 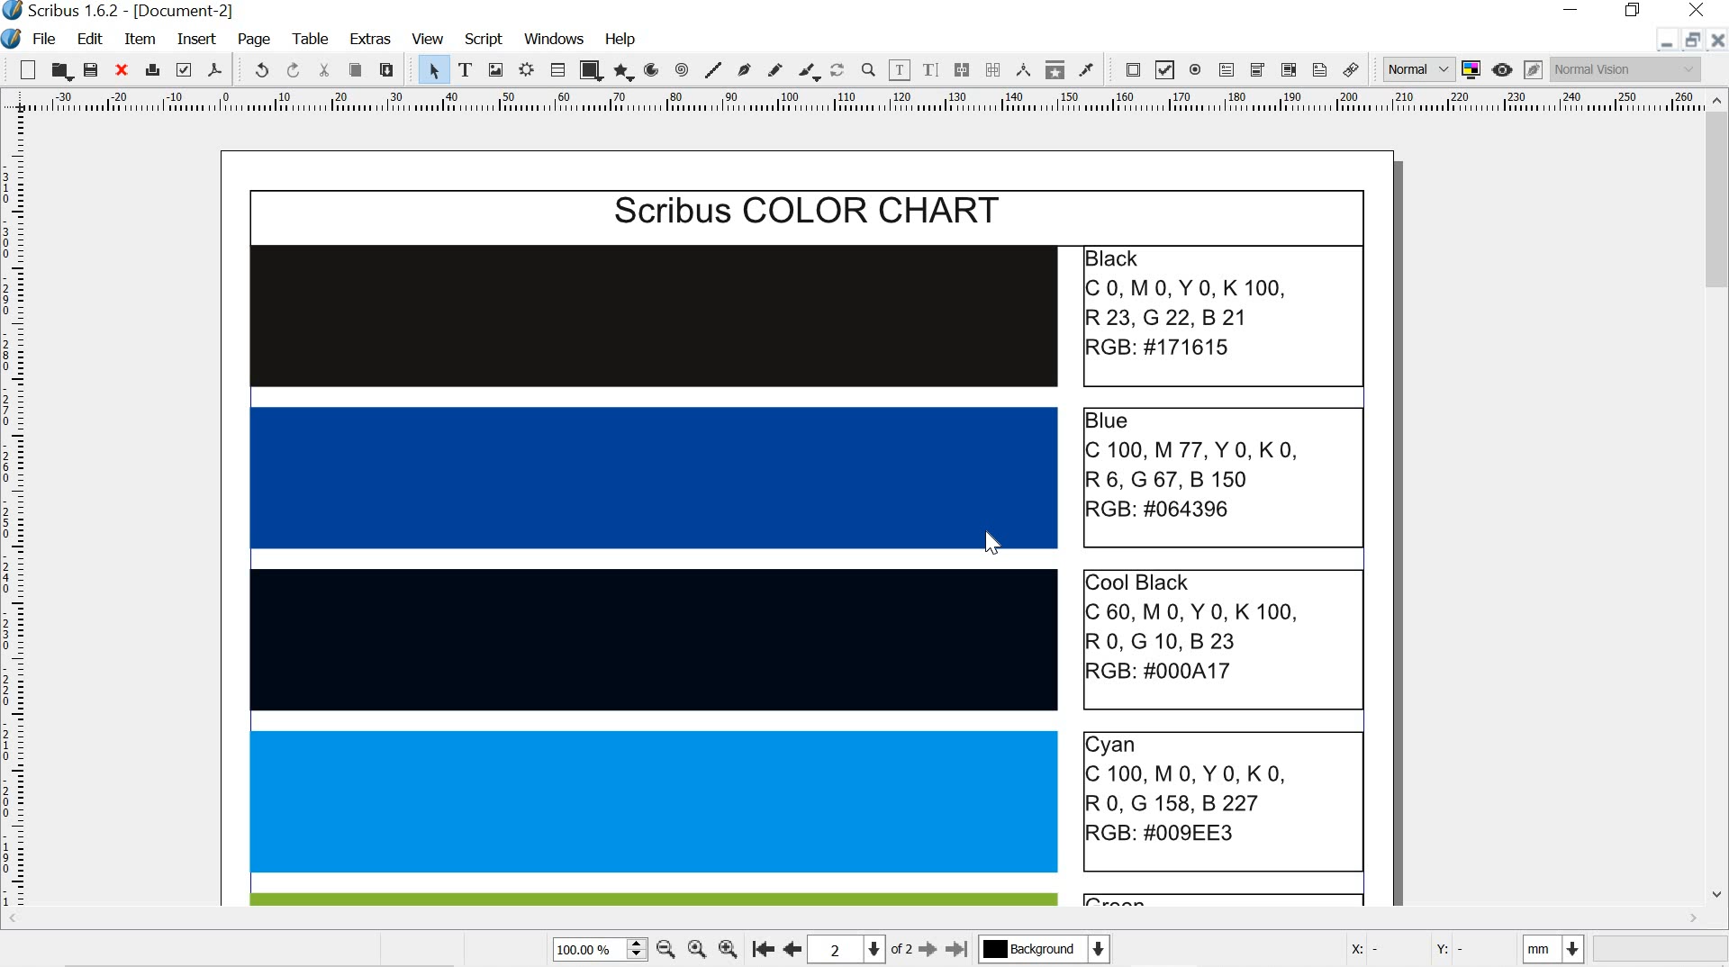 I want to click on copy item properties, so click(x=1055, y=71).